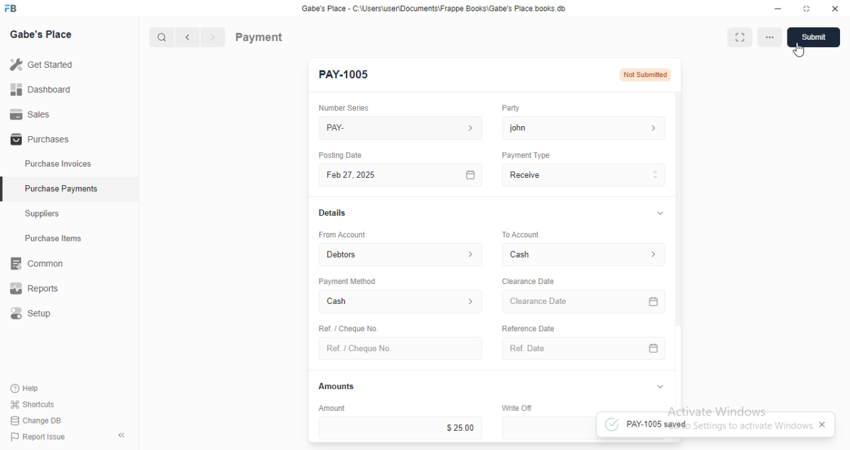  What do you see at coordinates (41, 90) in the screenshot?
I see `Dashboard` at bounding box center [41, 90].